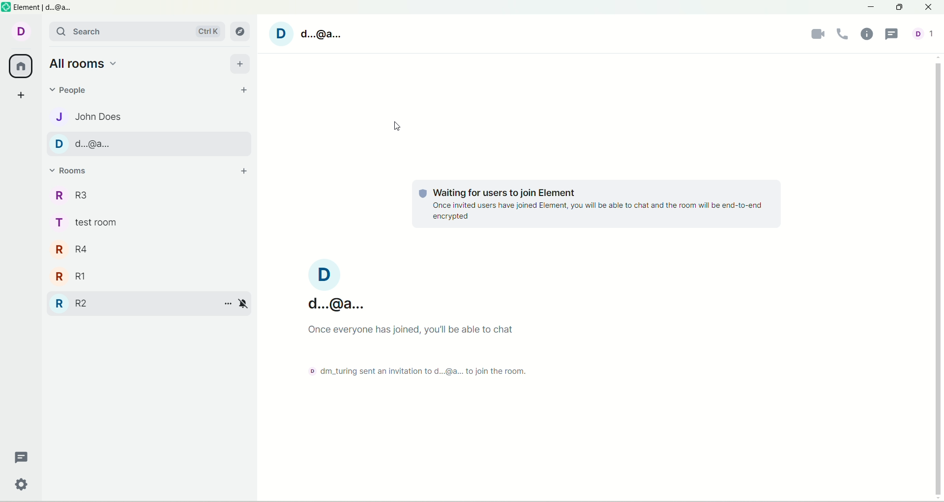 The width and height of the screenshot is (944, 502). I want to click on cursor, so click(400, 127).